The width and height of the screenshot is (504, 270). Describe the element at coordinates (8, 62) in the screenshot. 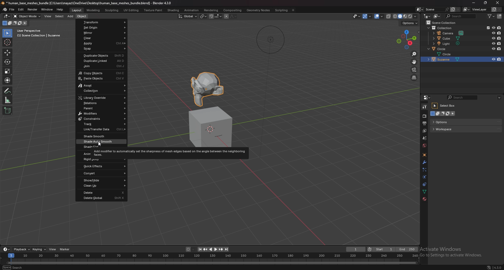

I see `rotate` at that location.